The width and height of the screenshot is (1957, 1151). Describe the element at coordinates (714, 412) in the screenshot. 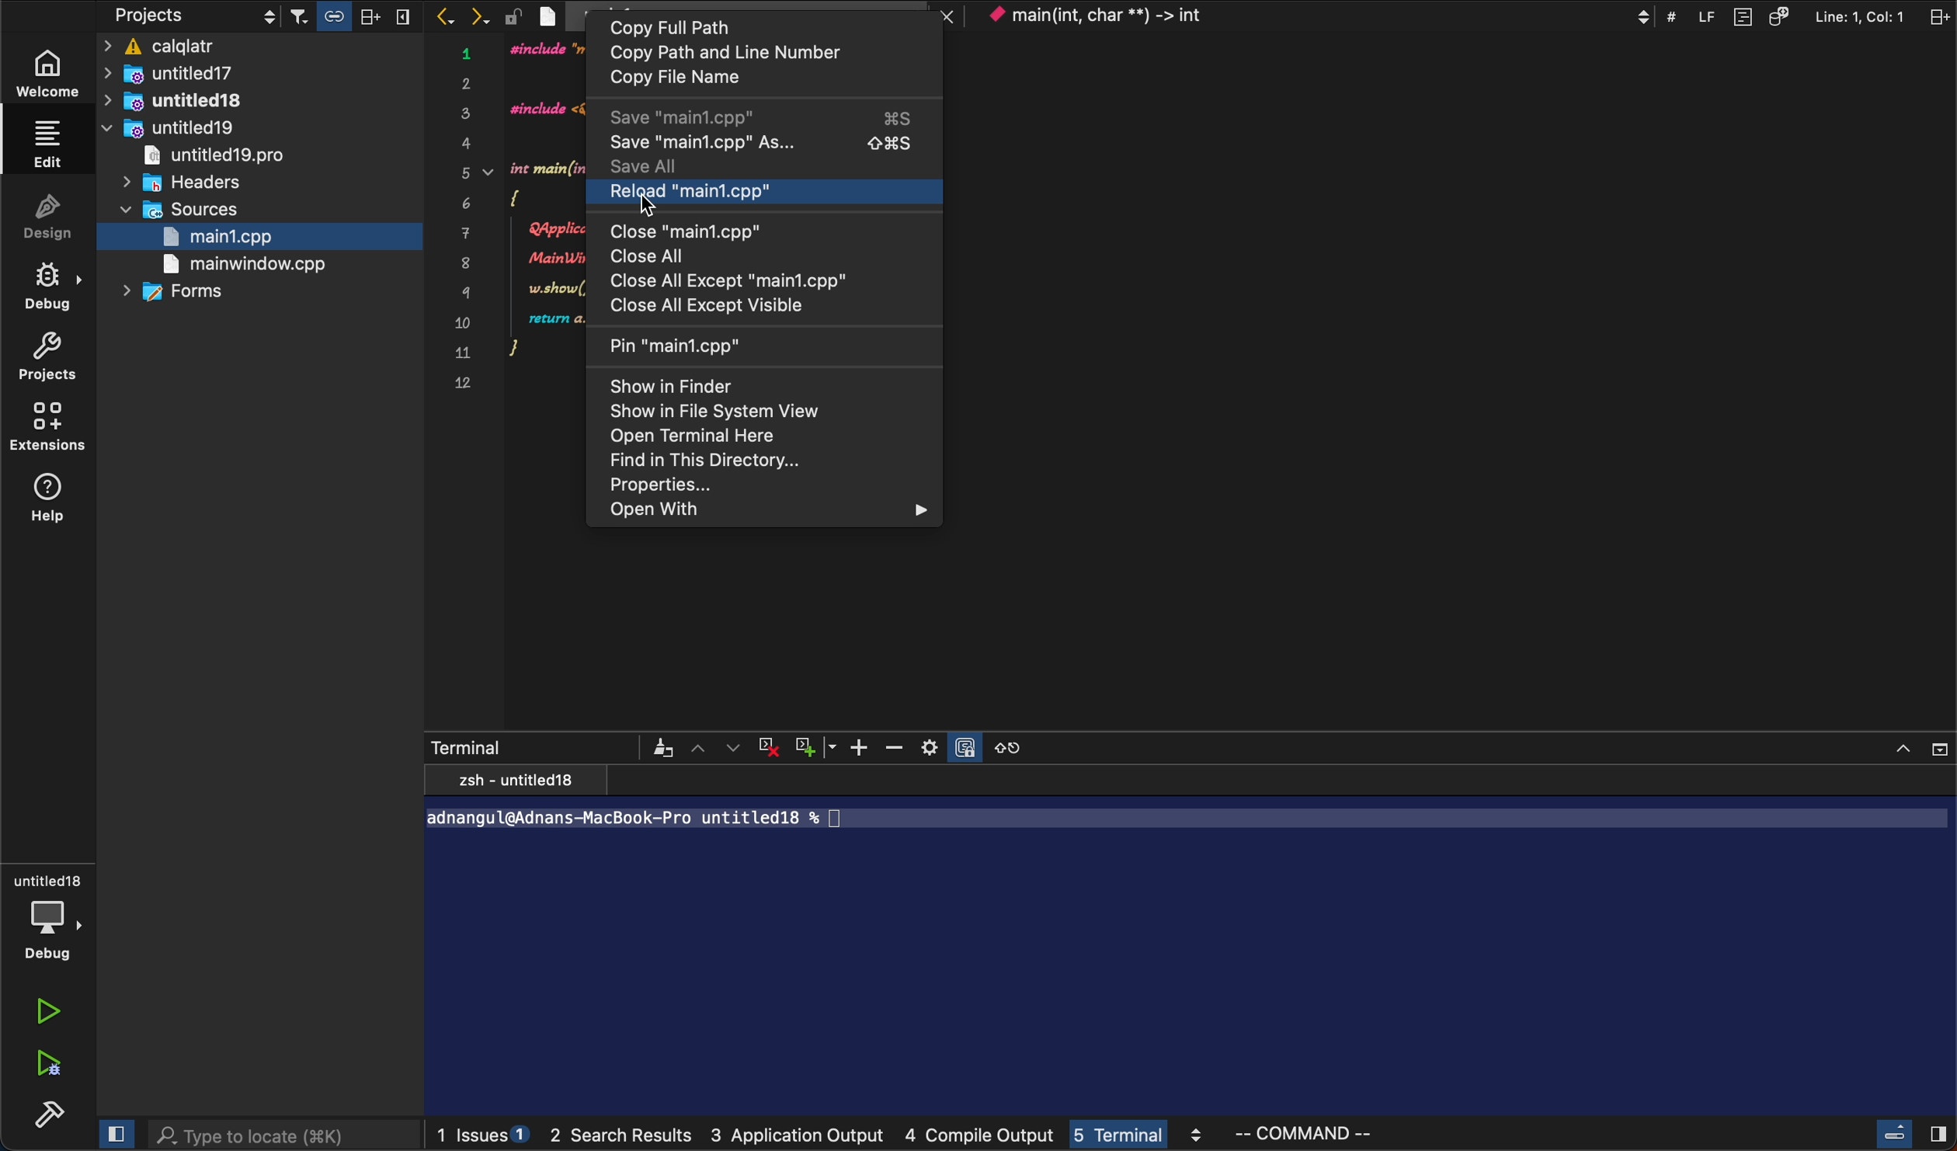

I see `file view` at that location.